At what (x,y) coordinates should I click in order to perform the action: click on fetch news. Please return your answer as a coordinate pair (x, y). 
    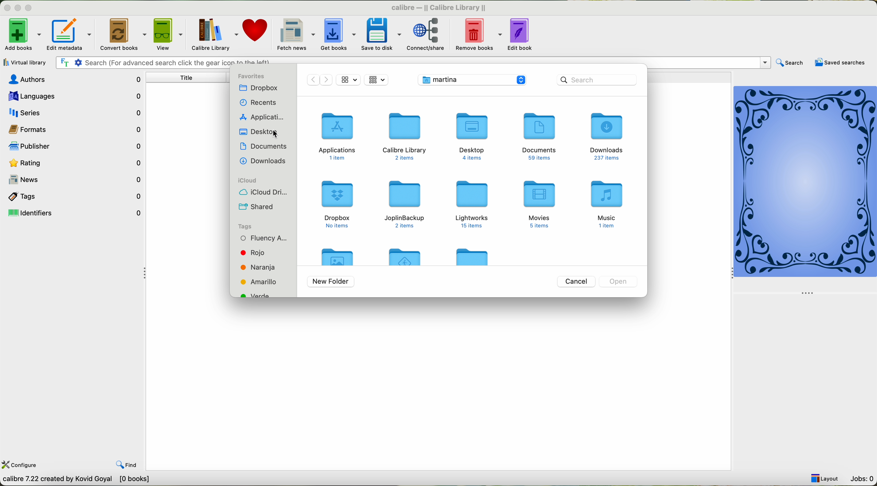
    Looking at the image, I should click on (295, 34).